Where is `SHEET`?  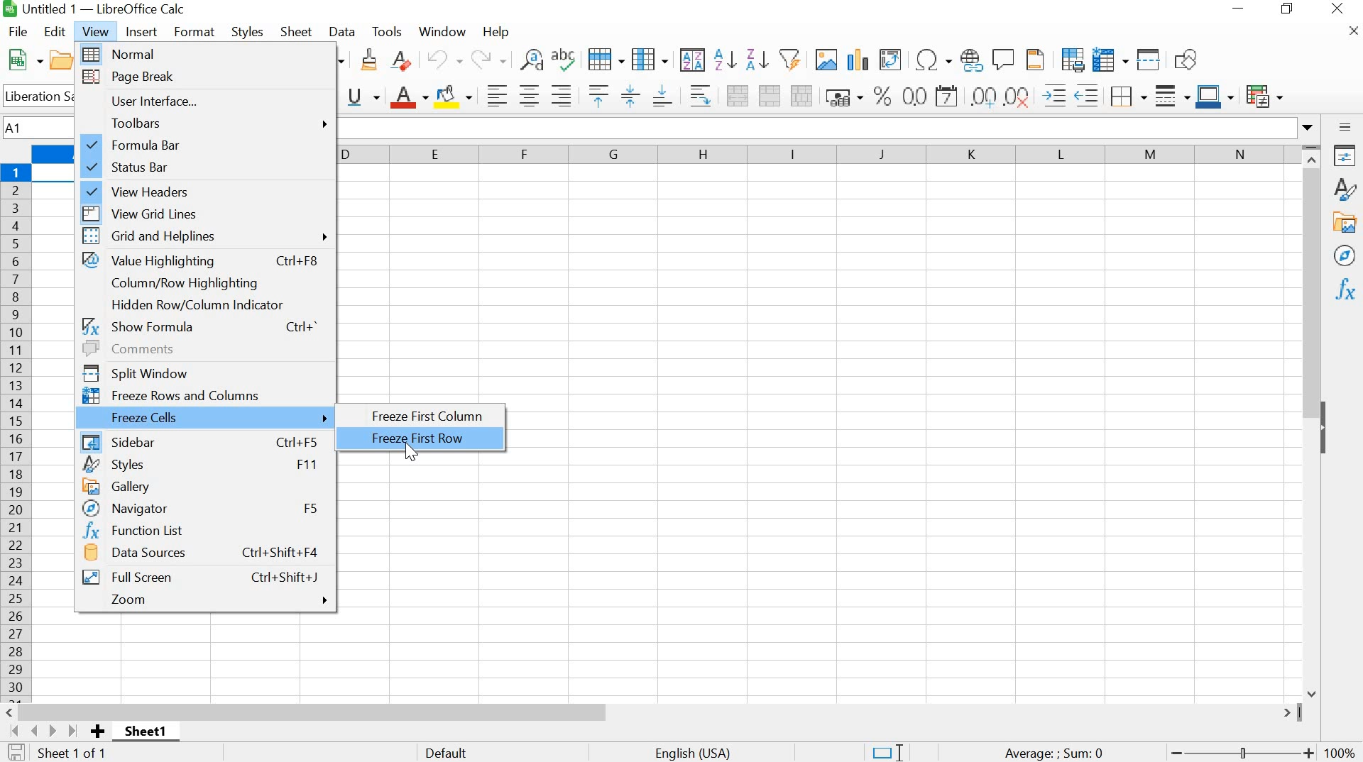 SHEET is located at coordinates (297, 33).